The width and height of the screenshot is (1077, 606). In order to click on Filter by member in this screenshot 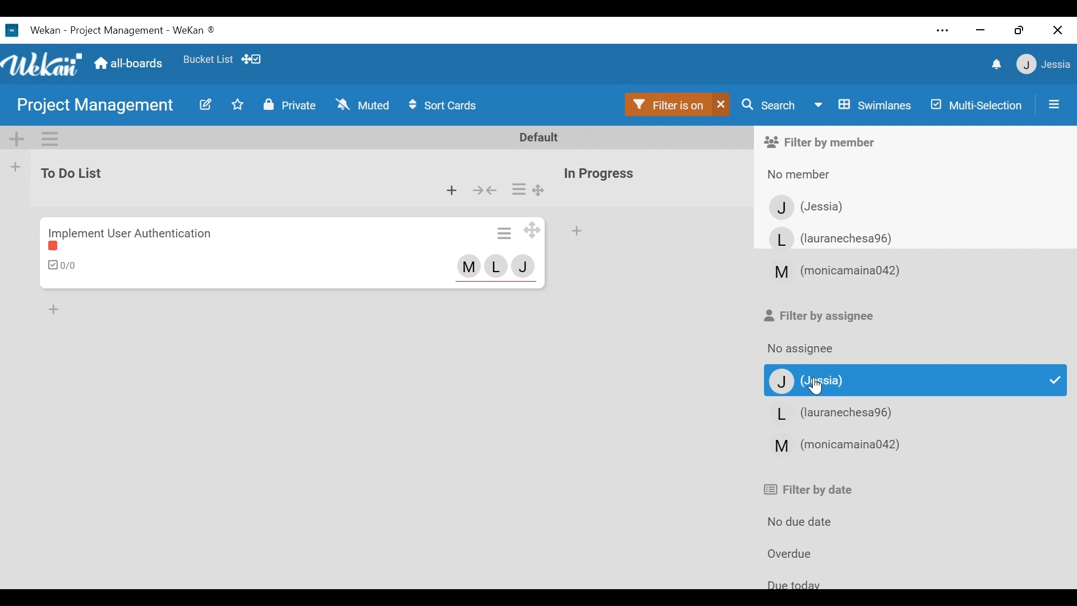, I will do `click(822, 143)`.